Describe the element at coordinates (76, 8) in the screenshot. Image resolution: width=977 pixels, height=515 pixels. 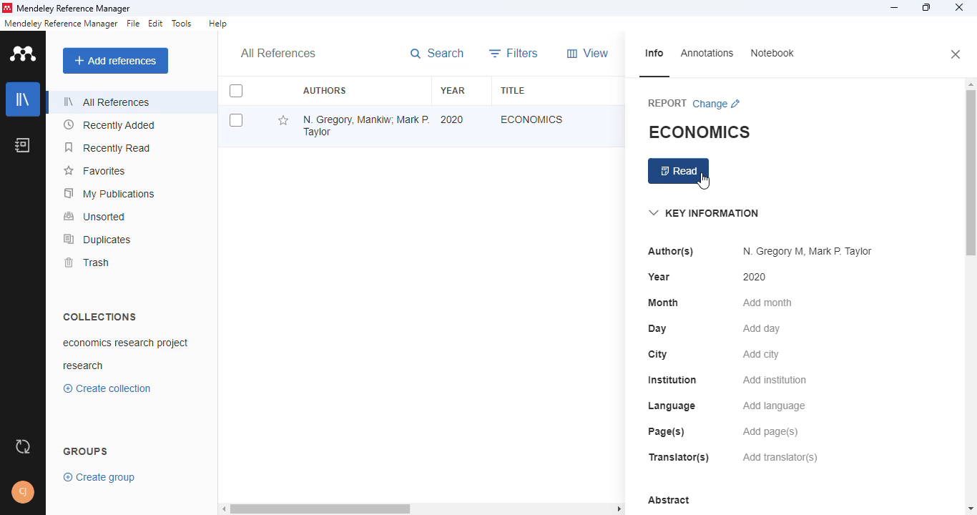
I see `mendeley reference manager` at that location.